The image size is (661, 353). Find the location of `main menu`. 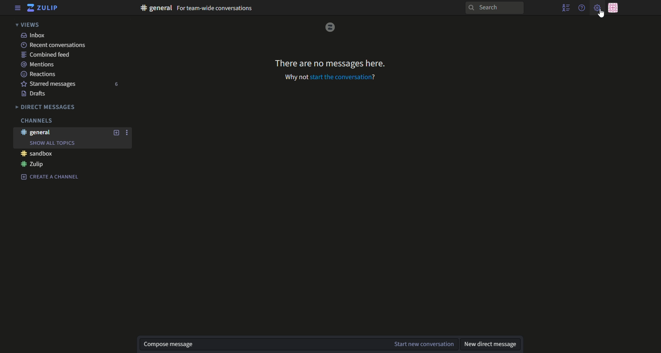

main menu is located at coordinates (597, 7).